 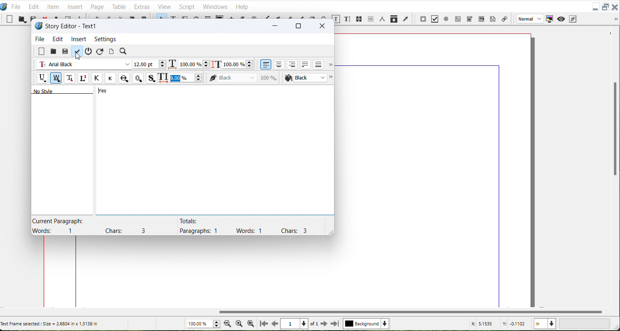 What do you see at coordinates (274, 25) in the screenshot?
I see `Minimize` at bounding box center [274, 25].